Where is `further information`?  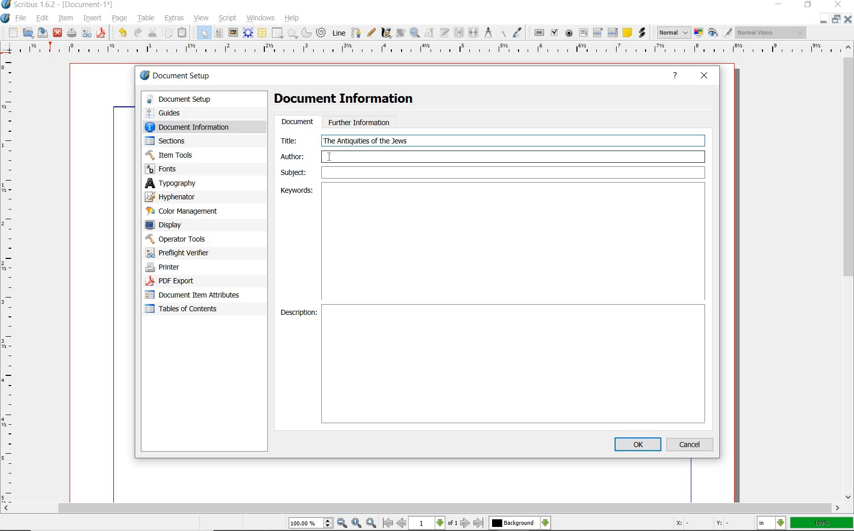
further information is located at coordinates (359, 122).